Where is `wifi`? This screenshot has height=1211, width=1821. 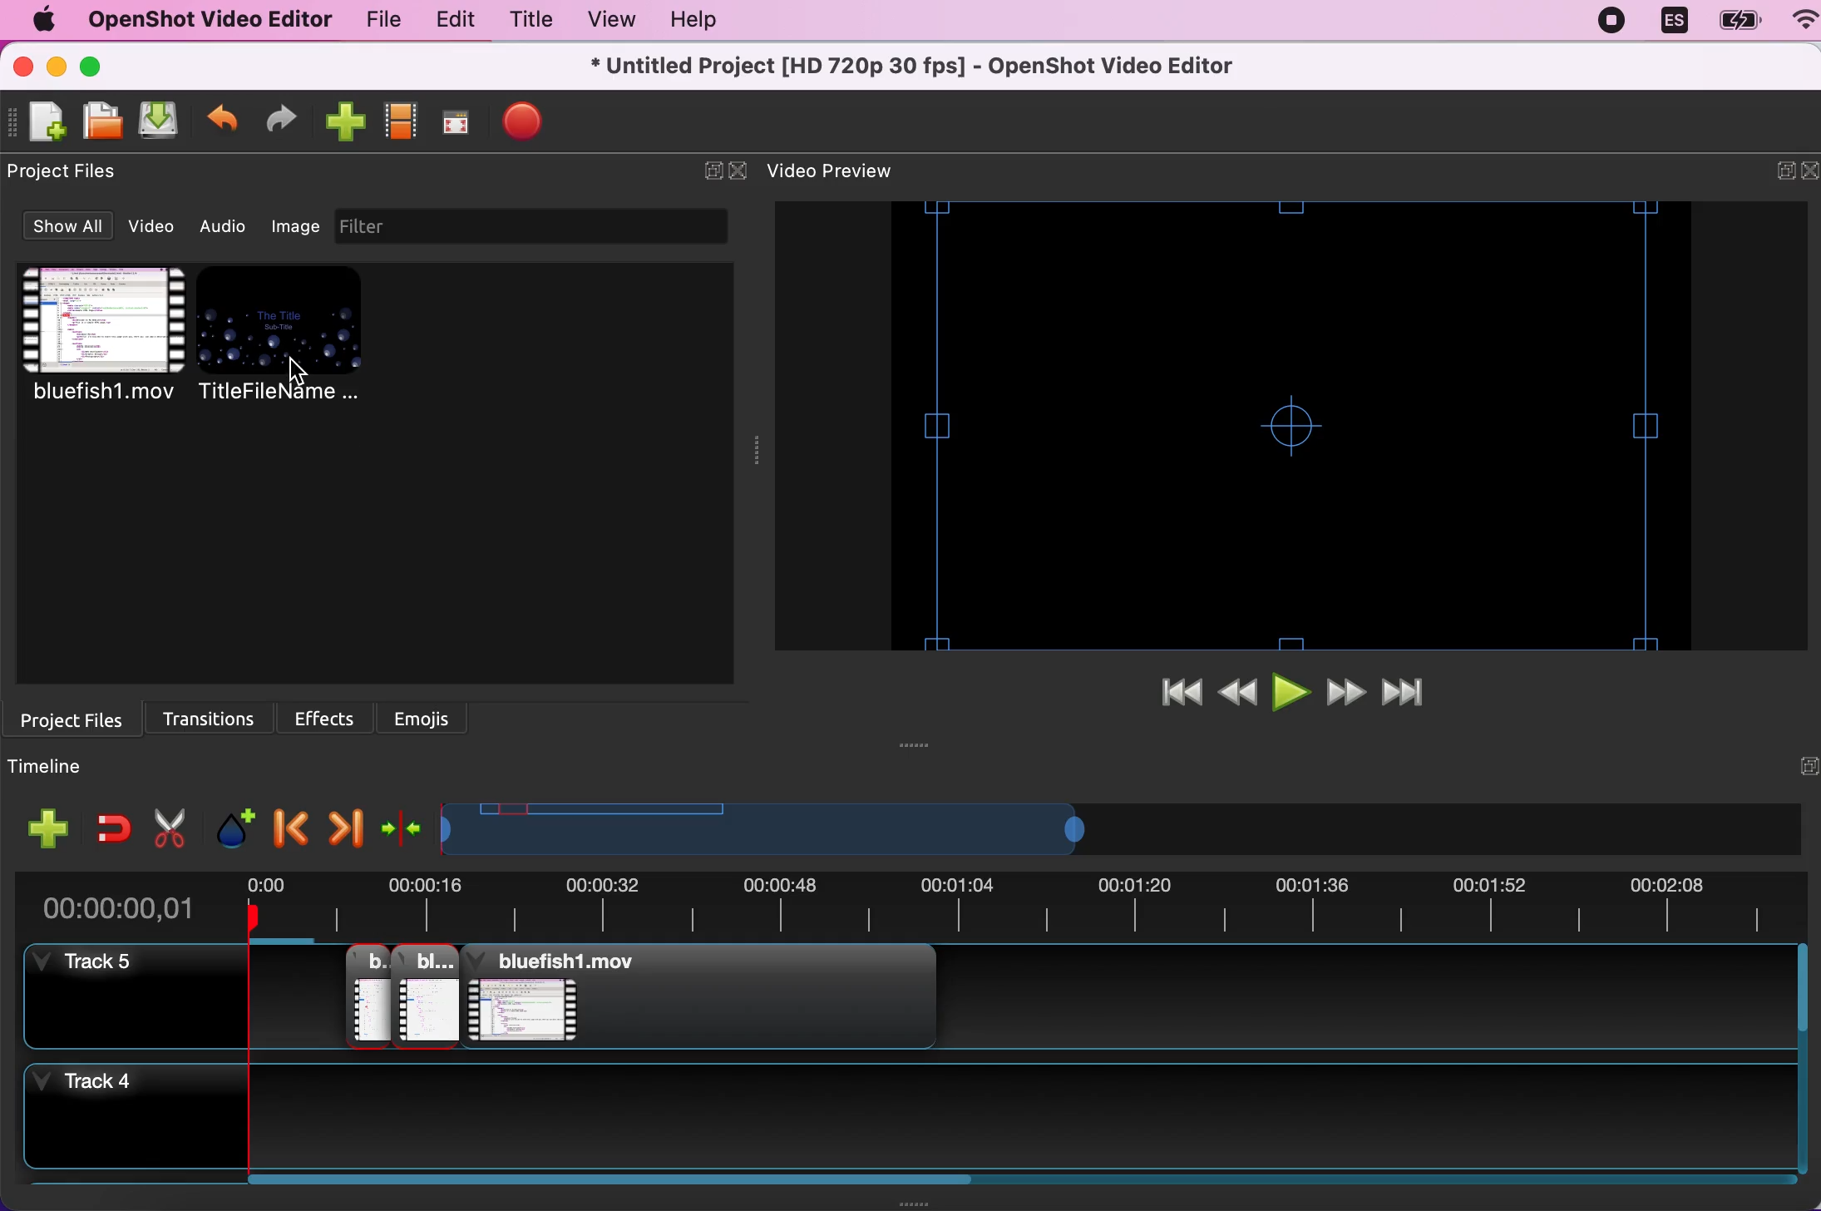
wifi is located at coordinates (1797, 22).